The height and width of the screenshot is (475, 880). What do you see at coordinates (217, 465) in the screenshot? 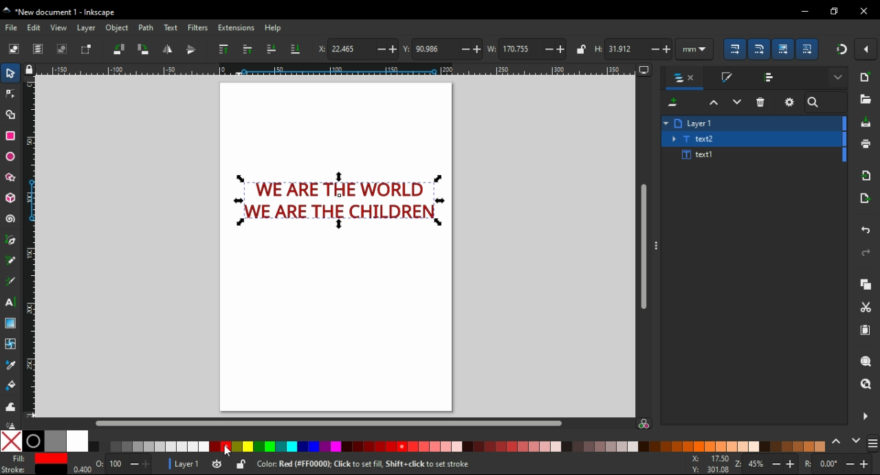
I see `layer visible` at bounding box center [217, 465].